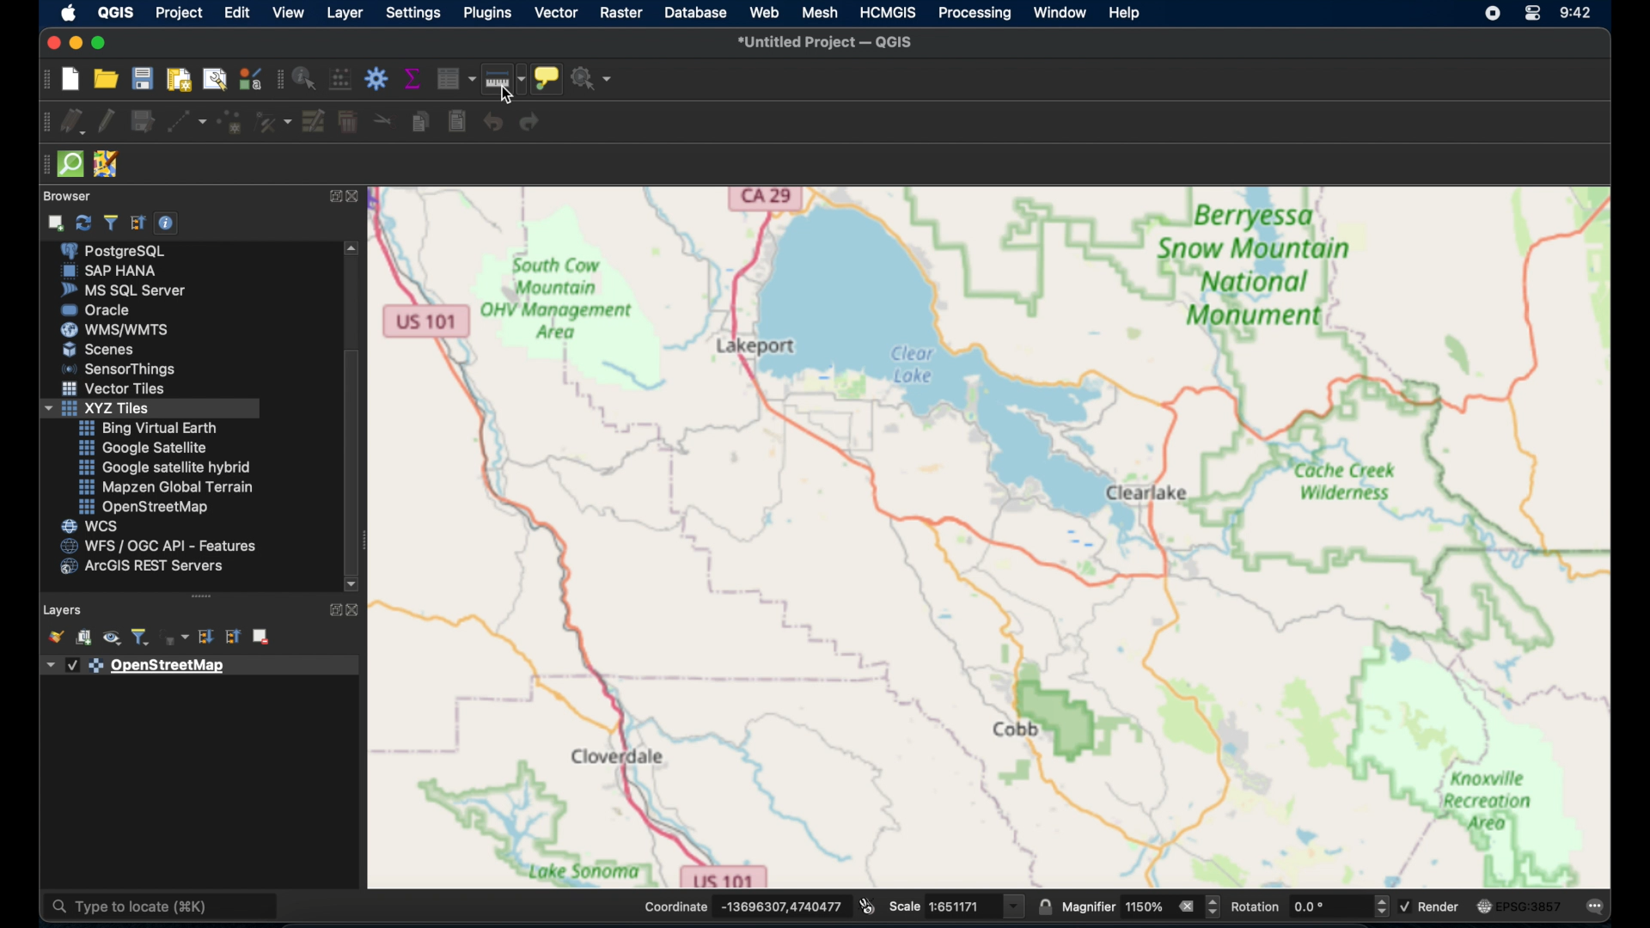 Image resolution: width=1650 pixels, height=928 pixels. What do you see at coordinates (162, 907) in the screenshot?
I see `type to locate` at bounding box center [162, 907].